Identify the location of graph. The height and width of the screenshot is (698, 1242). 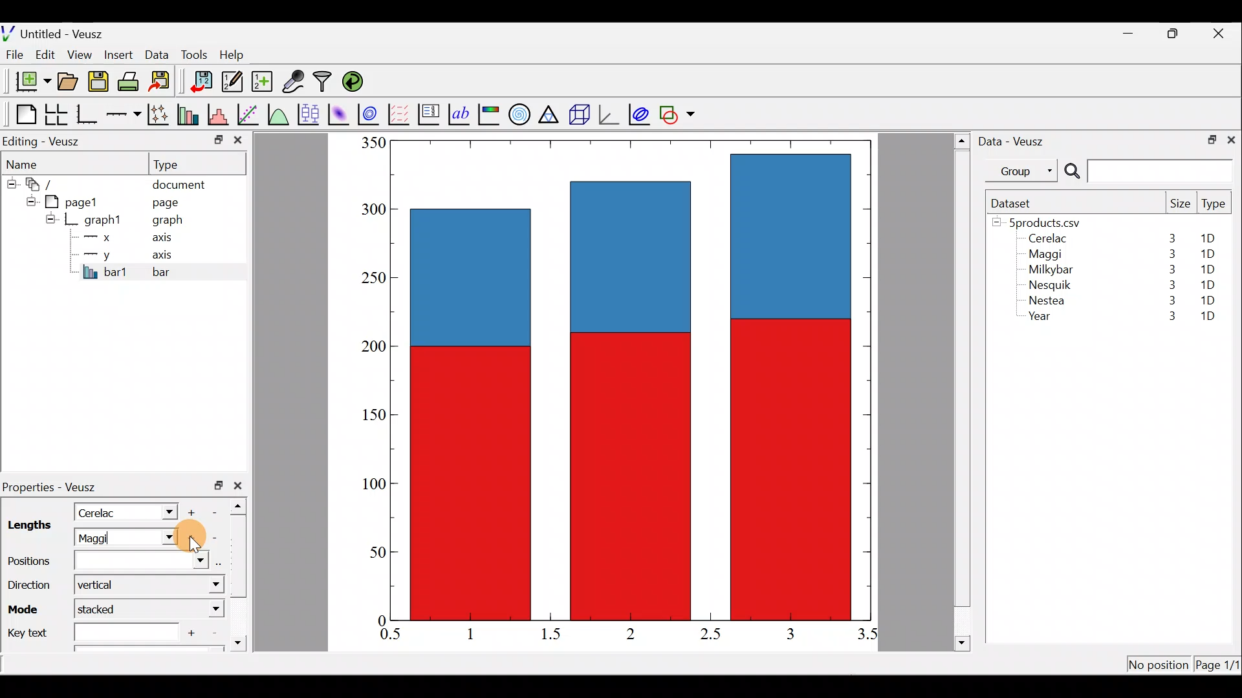
(168, 222).